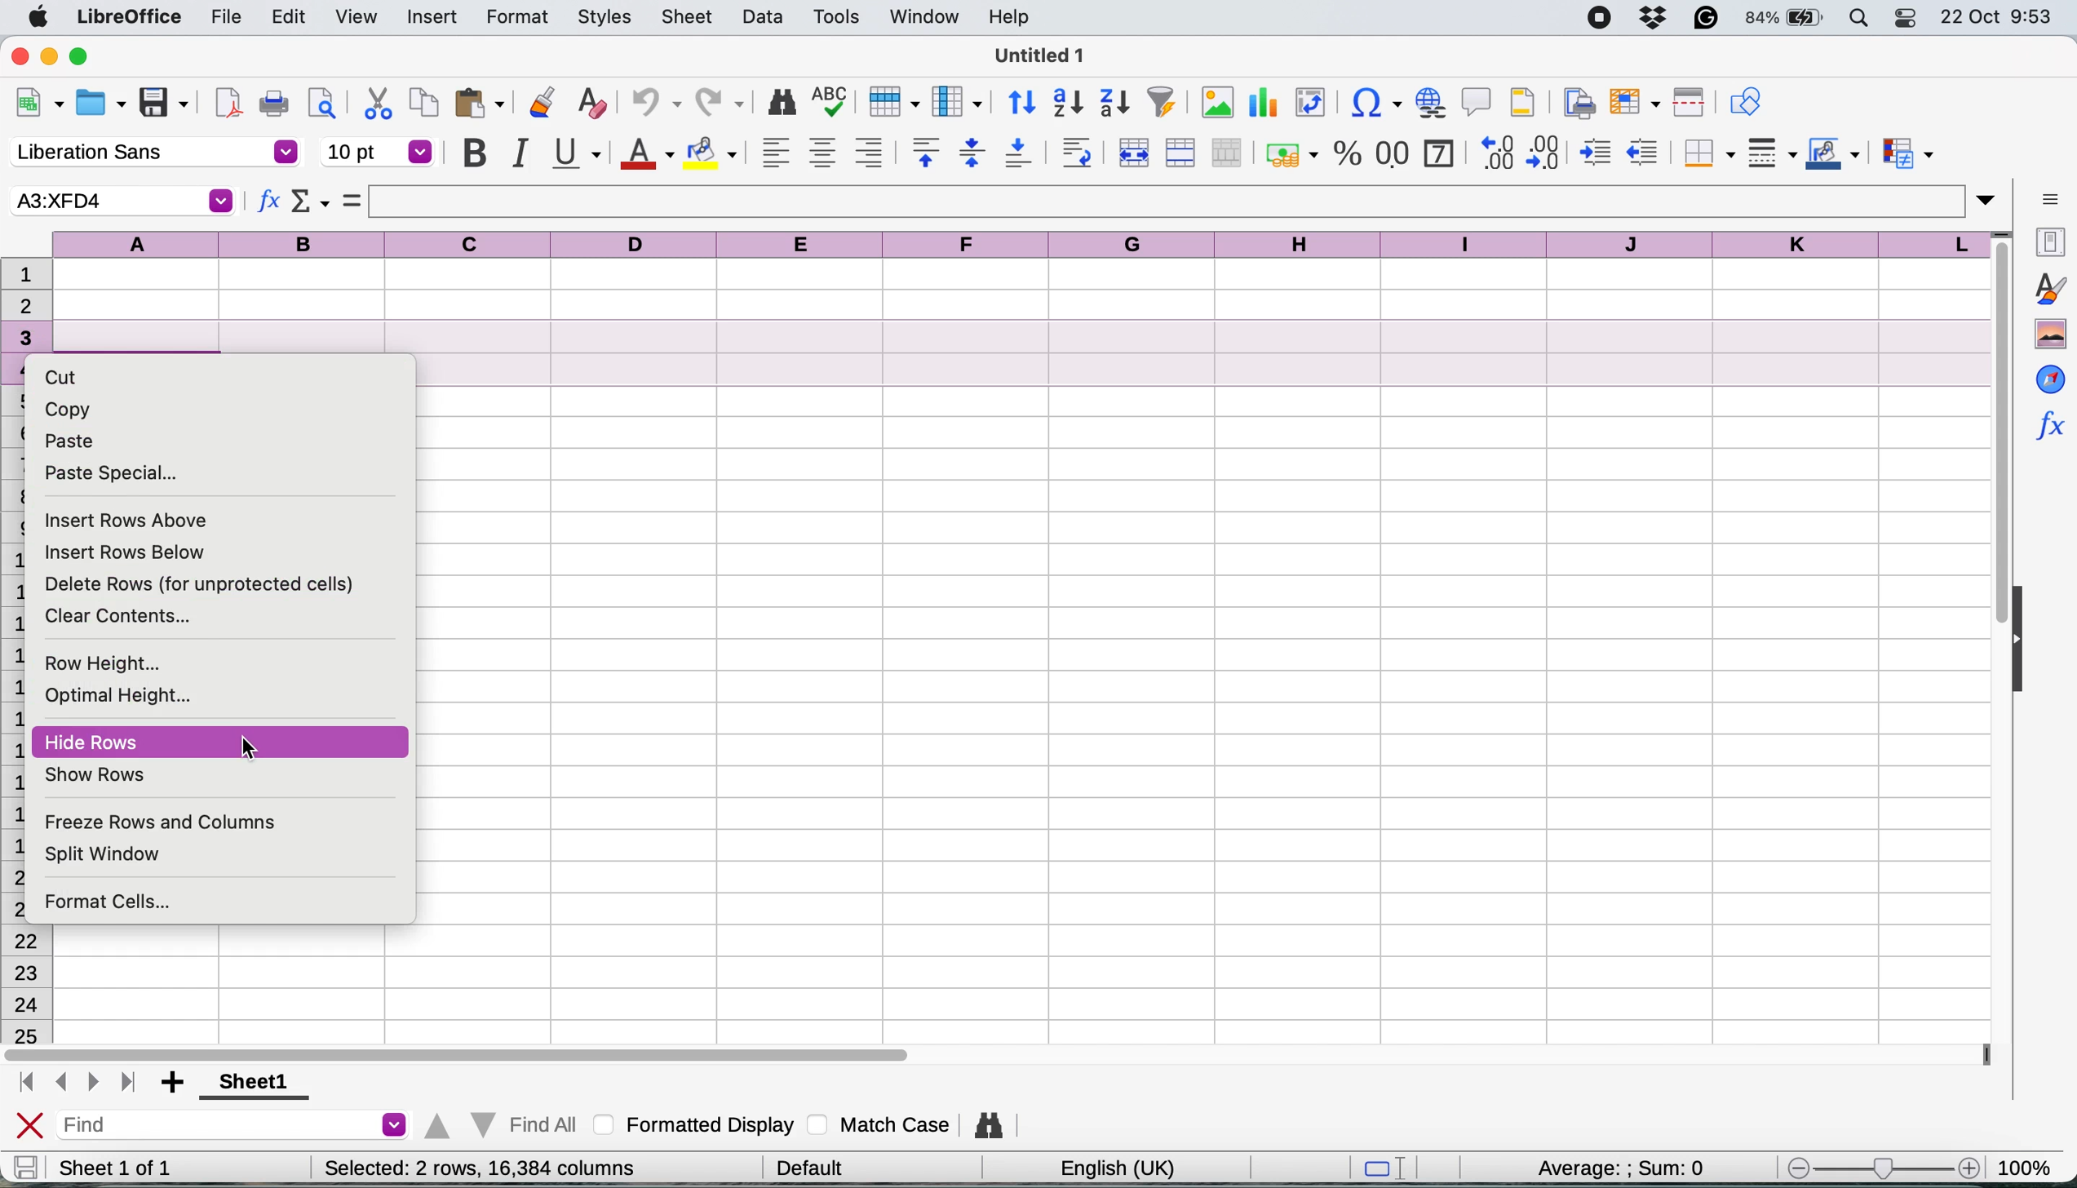  I want to click on close, so click(30, 1127).